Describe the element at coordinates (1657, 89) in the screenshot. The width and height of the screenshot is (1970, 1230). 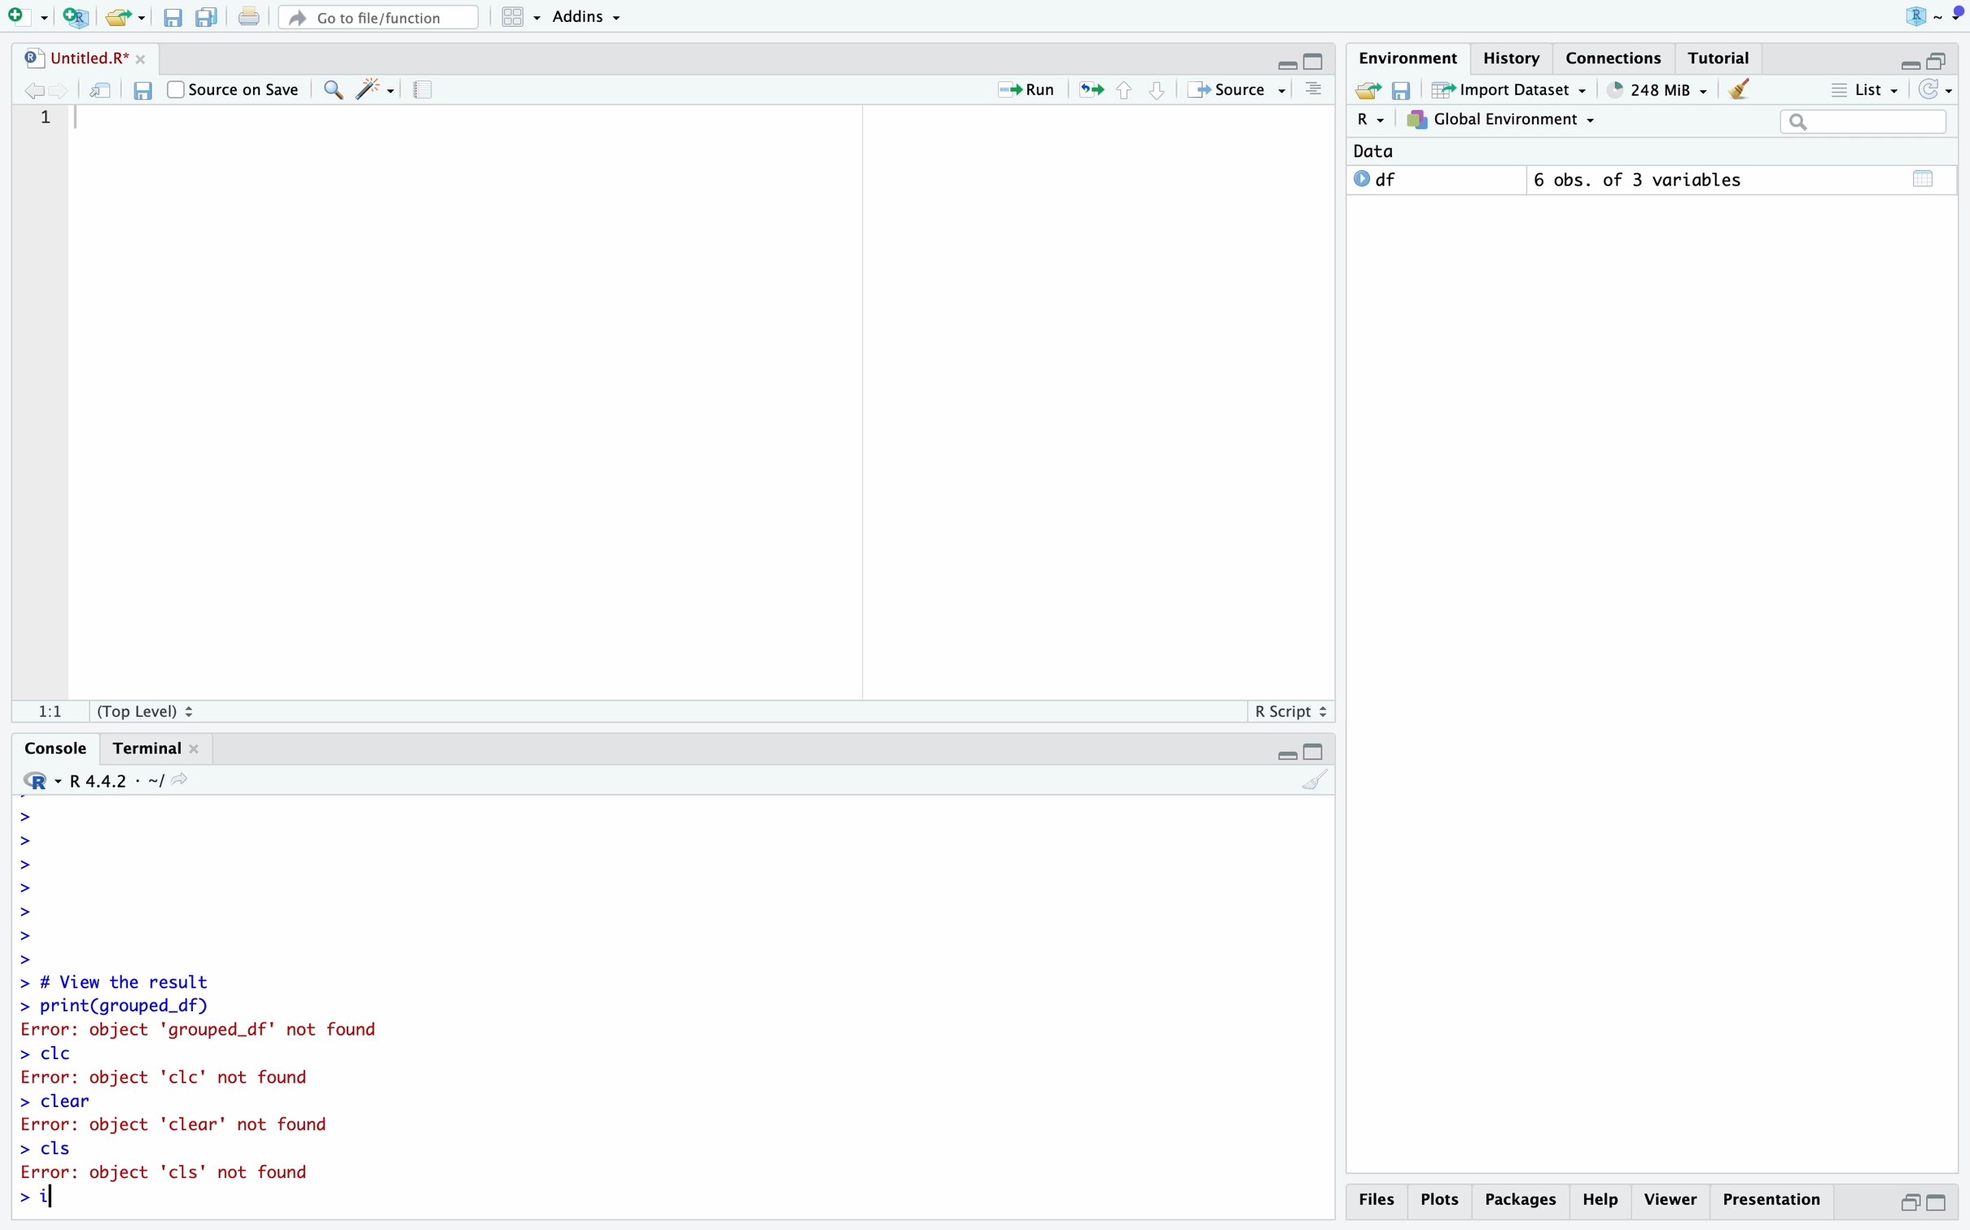
I see `248 MiB` at that location.